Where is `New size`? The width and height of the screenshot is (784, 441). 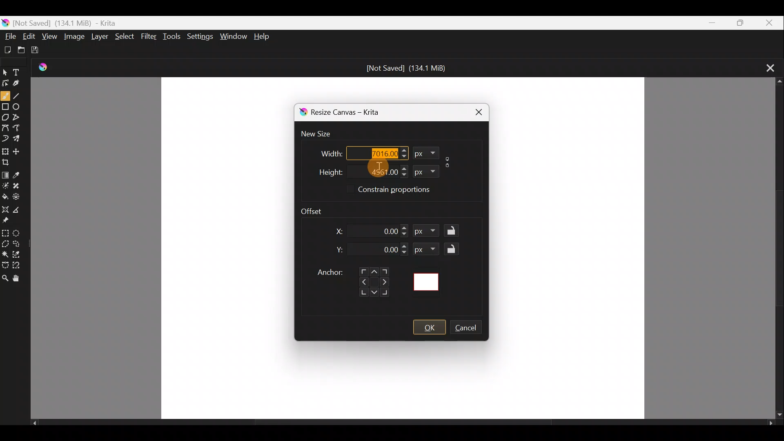 New size is located at coordinates (321, 134).